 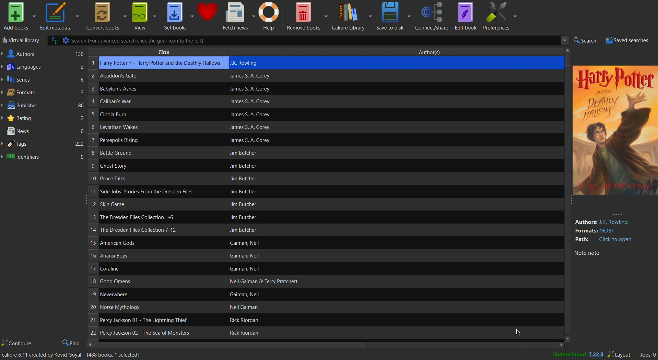 What do you see at coordinates (647, 355) in the screenshot?
I see `Jobs` at bounding box center [647, 355].